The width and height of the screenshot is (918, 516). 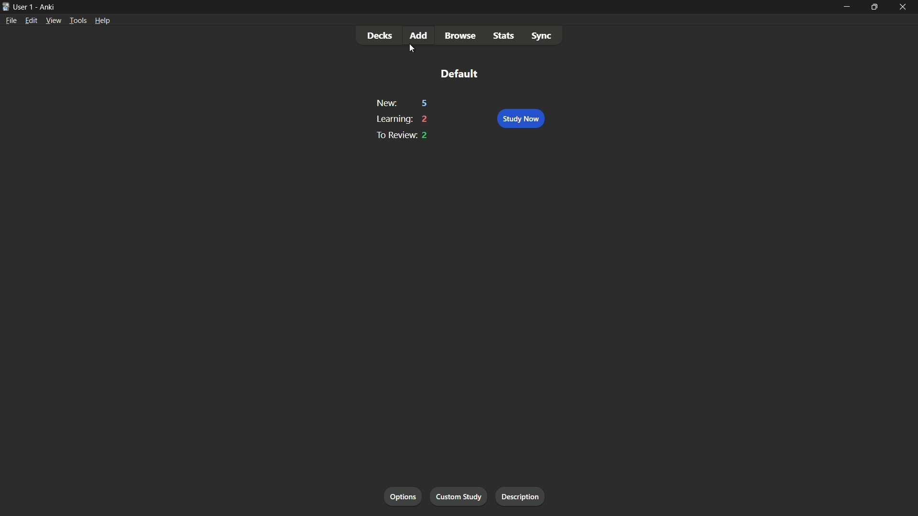 What do you see at coordinates (54, 21) in the screenshot?
I see `view menu` at bounding box center [54, 21].